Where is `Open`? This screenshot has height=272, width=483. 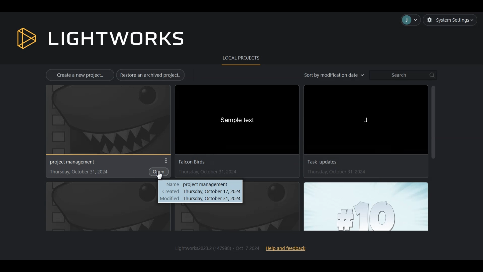
Open is located at coordinates (158, 172).